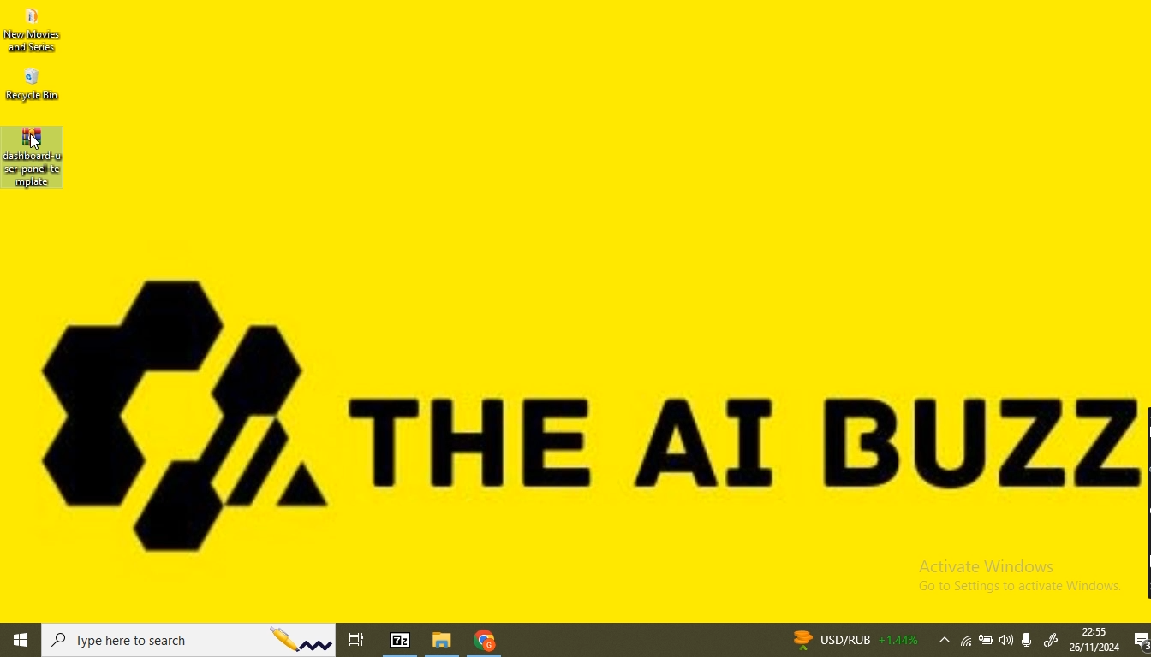  What do you see at coordinates (967, 642) in the screenshot?
I see `wifi` at bounding box center [967, 642].